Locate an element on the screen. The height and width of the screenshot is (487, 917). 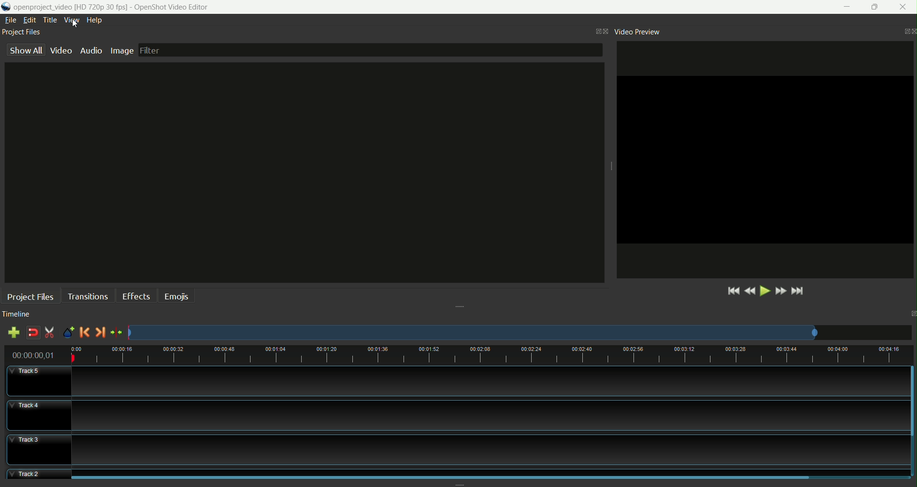
track5 is located at coordinates (459, 381).